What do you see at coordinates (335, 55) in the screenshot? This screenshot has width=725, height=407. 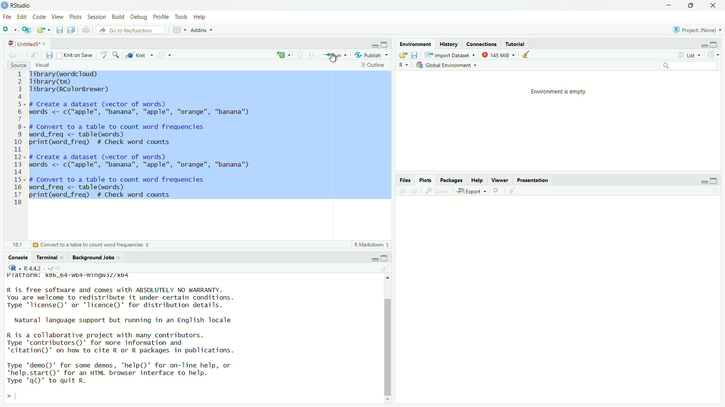 I see `Run` at bounding box center [335, 55].